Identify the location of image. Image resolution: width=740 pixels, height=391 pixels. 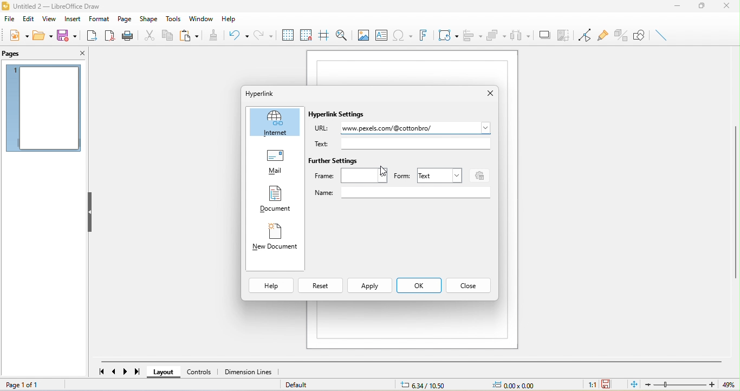
(363, 35).